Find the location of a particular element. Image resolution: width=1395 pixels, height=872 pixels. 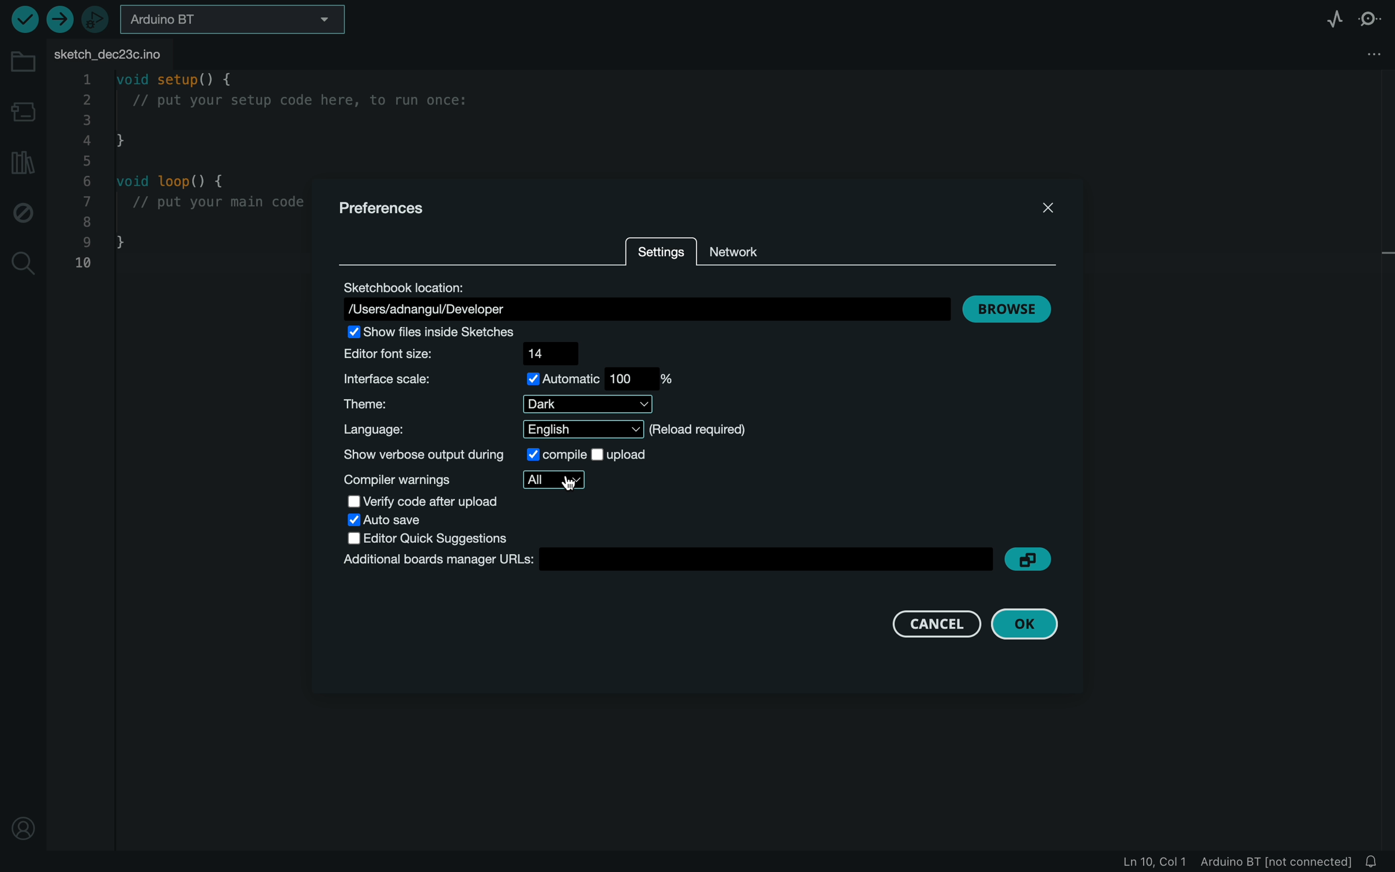

browse is located at coordinates (1011, 309).